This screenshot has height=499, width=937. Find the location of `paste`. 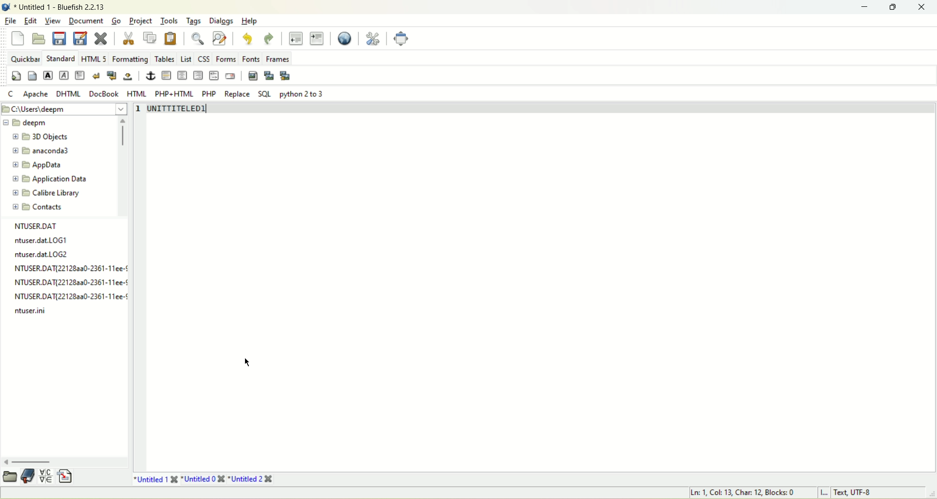

paste is located at coordinates (171, 39).